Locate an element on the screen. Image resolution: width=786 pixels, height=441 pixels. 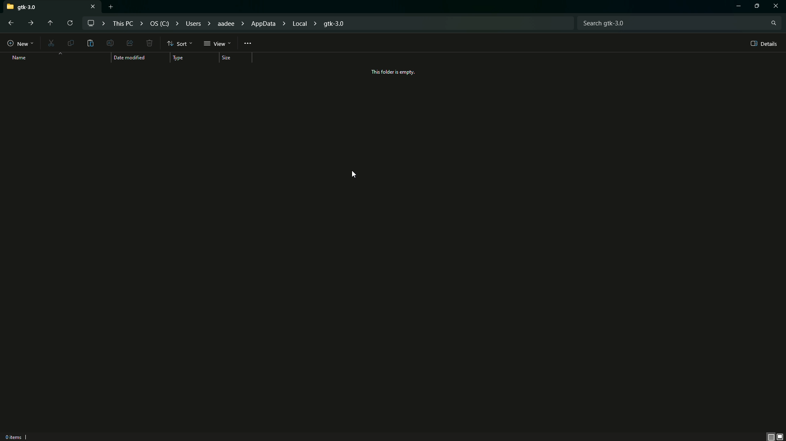
Cursor is located at coordinates (354, 173).